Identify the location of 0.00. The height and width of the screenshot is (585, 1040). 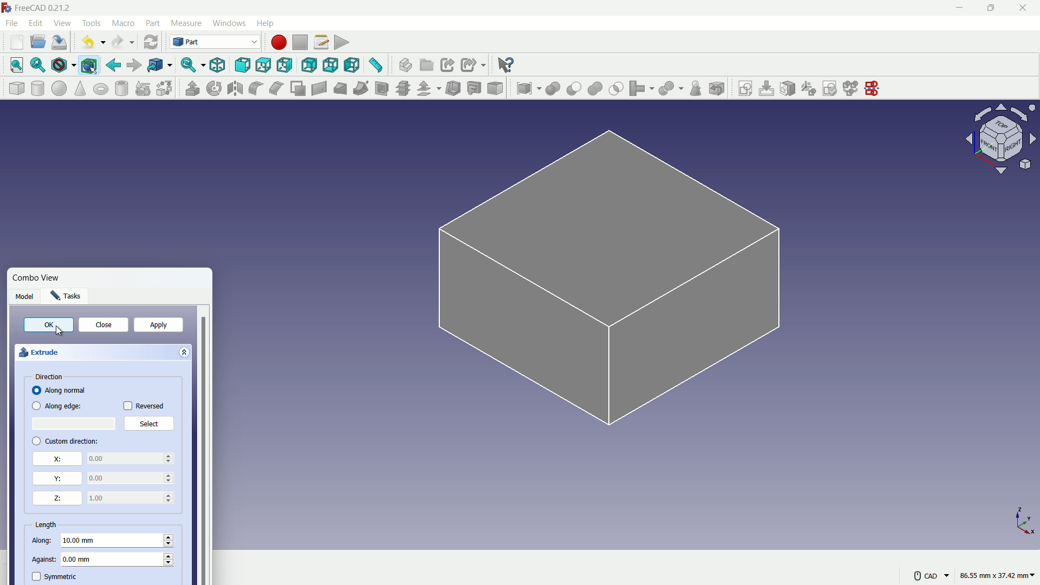
(132, 499).